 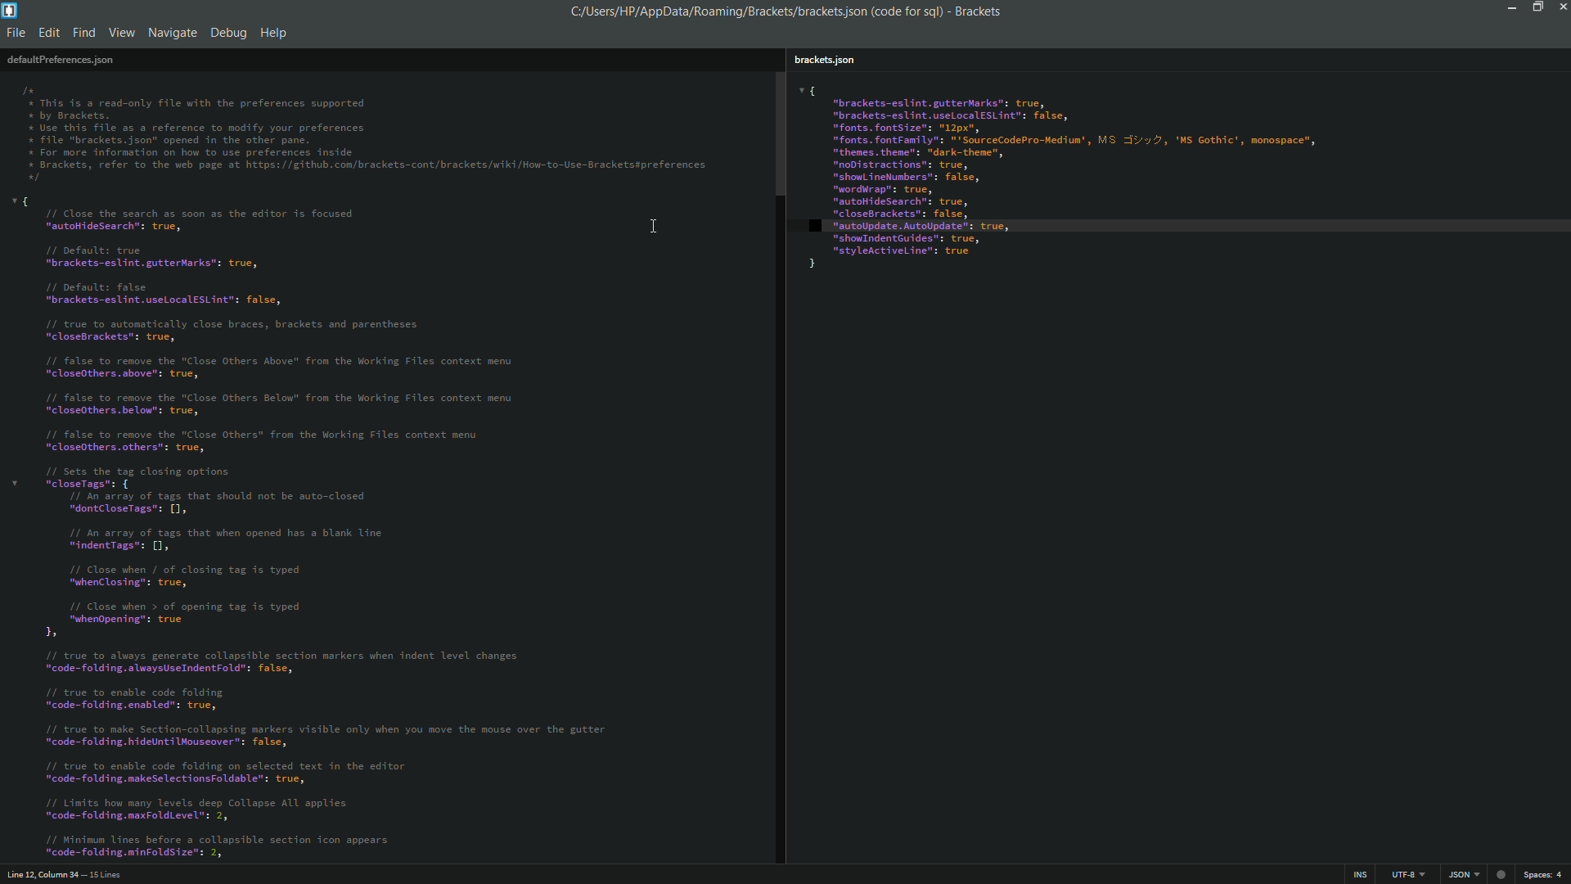 I want to click on scrollbar, so click(x=778, y=133).